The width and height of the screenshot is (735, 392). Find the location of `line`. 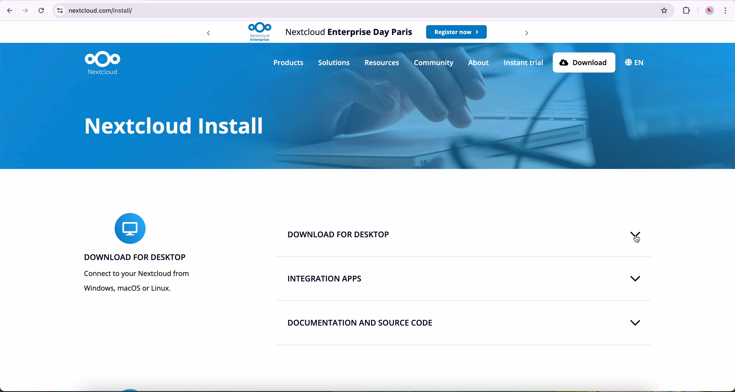

line is located at coordinates (465, 345).